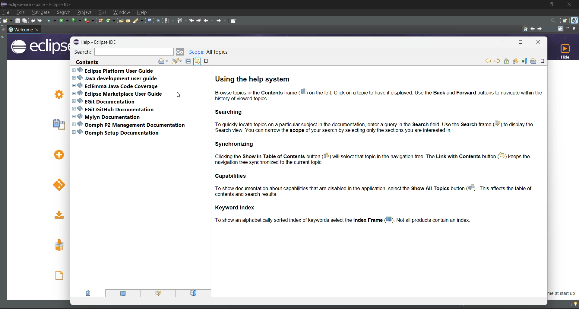  What do you see at coordinates (4, 37) in the screenshot?
I see `java` at bounding box center [4, 37].